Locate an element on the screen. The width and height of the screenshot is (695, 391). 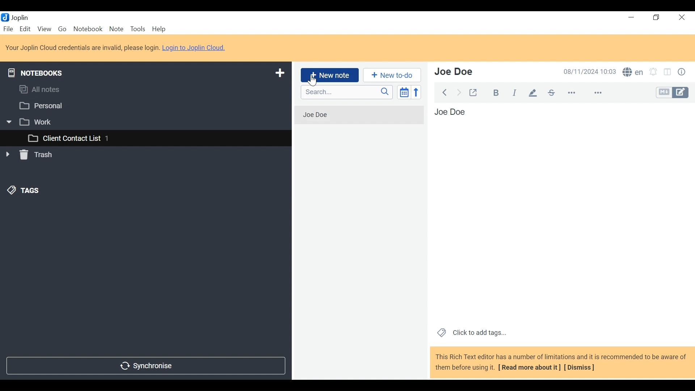
Back is located at coordinates (446, 92).